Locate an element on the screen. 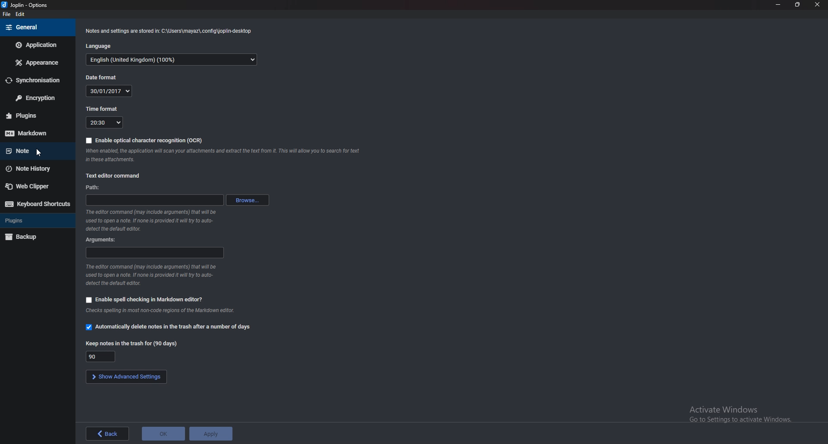  ok is located at coordinates (163, 433).